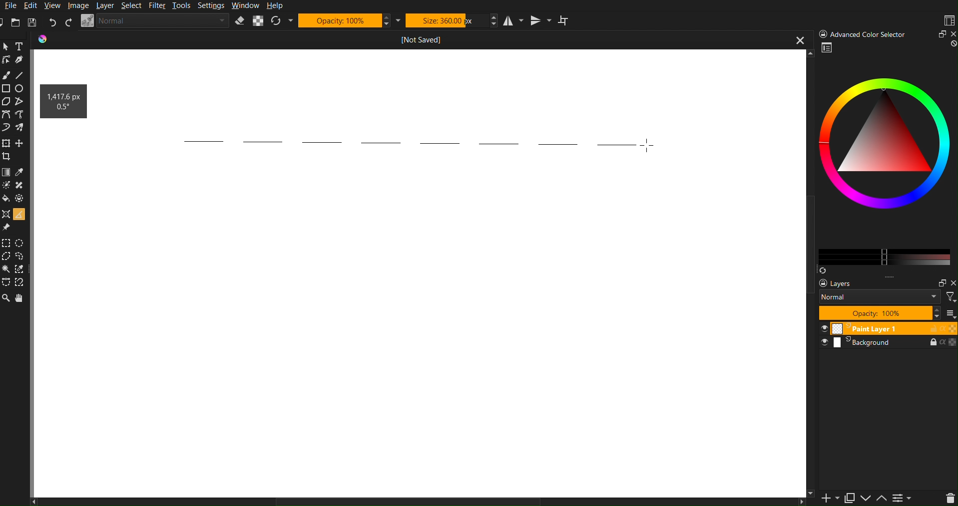 The width and height of the screenshot is (958, 506). Describe the element at coordinates (6, 60) in the screenshot. I see `Lineart Tool` at that location.